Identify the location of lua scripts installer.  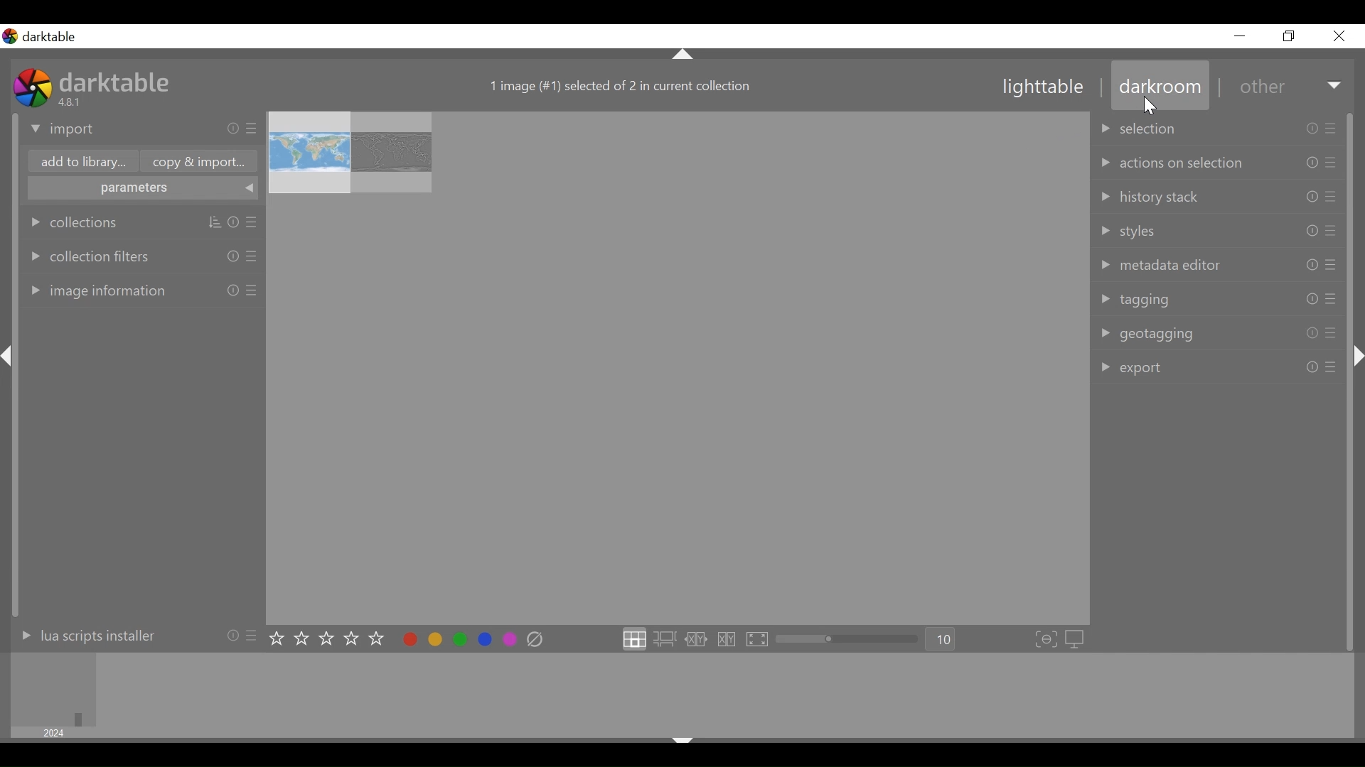
(130, 639).